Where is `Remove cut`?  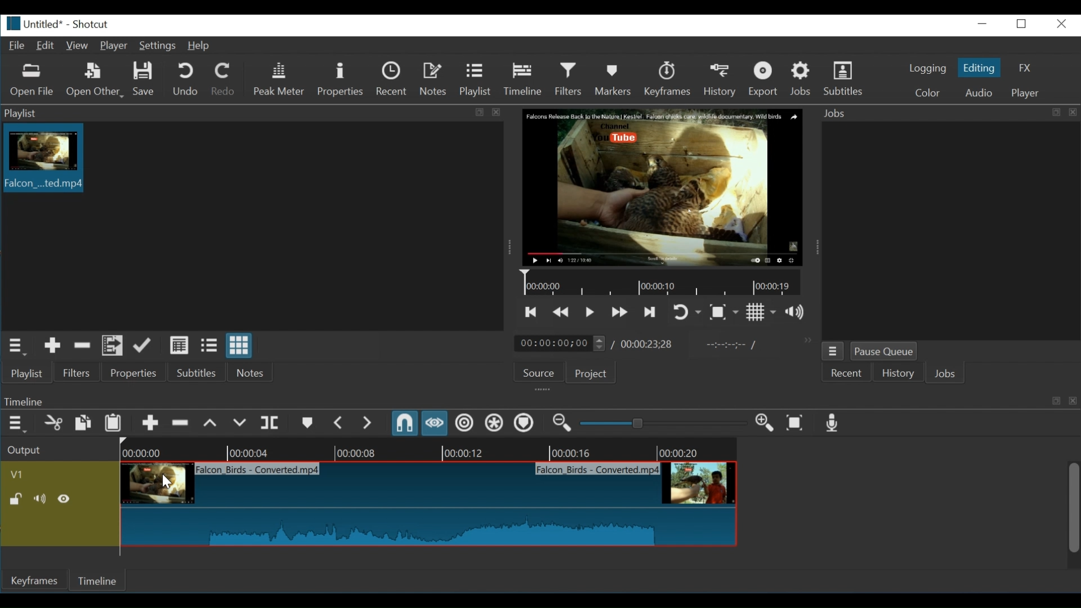
Remove cut is located at coordinates (83, 346).